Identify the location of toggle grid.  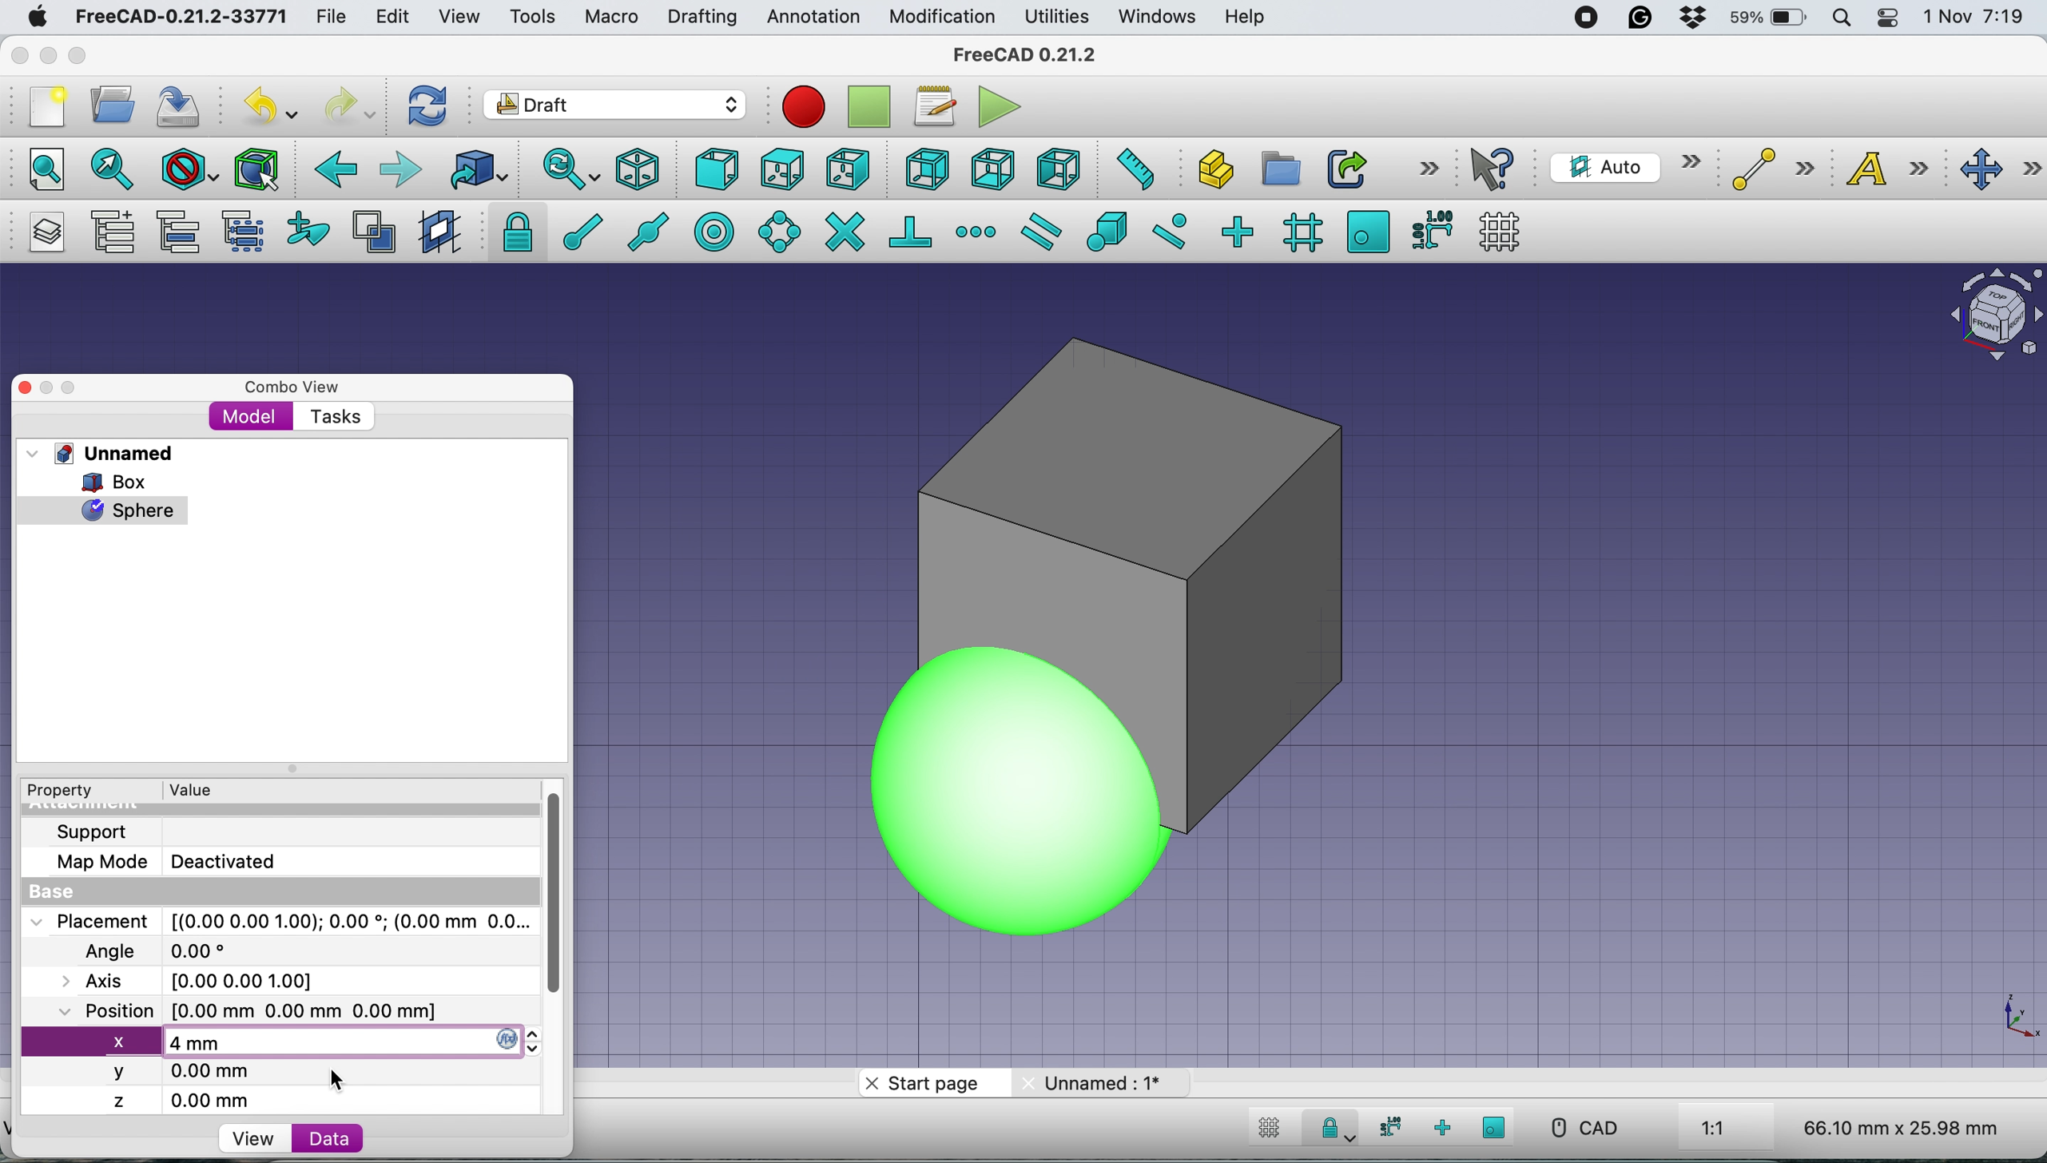
(1500, 232).